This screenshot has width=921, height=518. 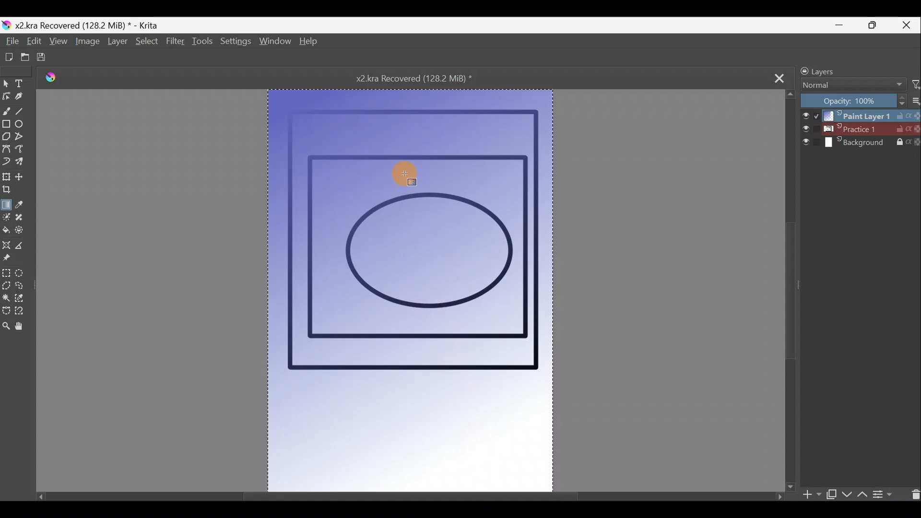 I want to click on Move layer/mask down, so click(x=846, y=494).